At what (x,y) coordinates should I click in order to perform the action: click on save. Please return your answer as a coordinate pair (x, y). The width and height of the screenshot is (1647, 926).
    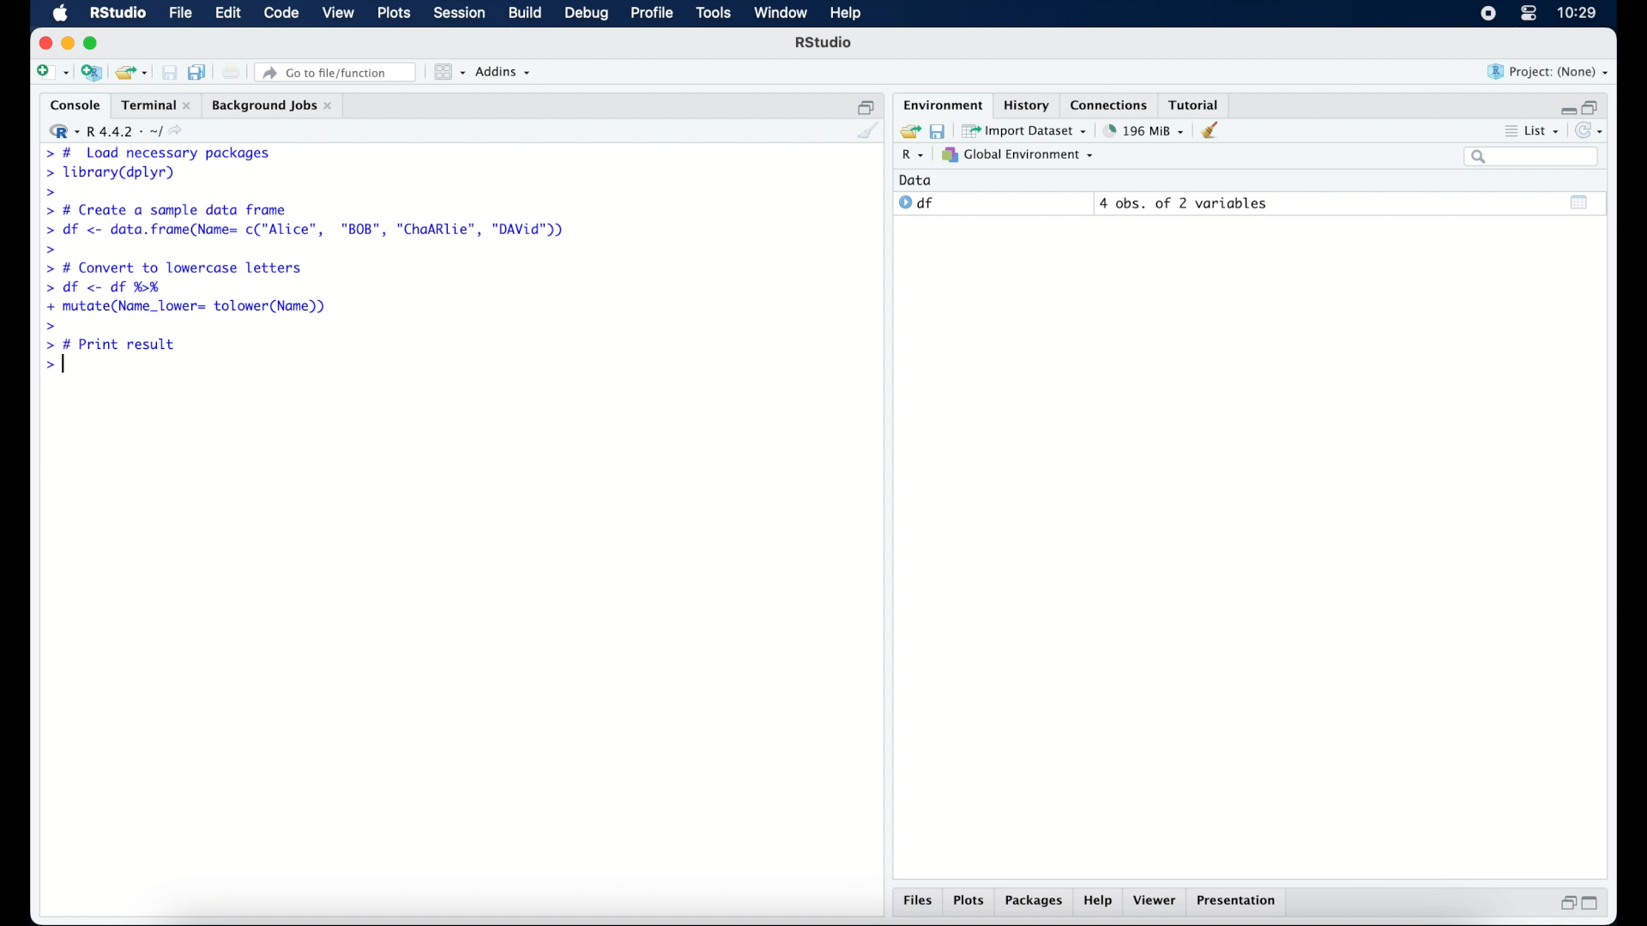
    Looking at the image, I should click on (169, 72).